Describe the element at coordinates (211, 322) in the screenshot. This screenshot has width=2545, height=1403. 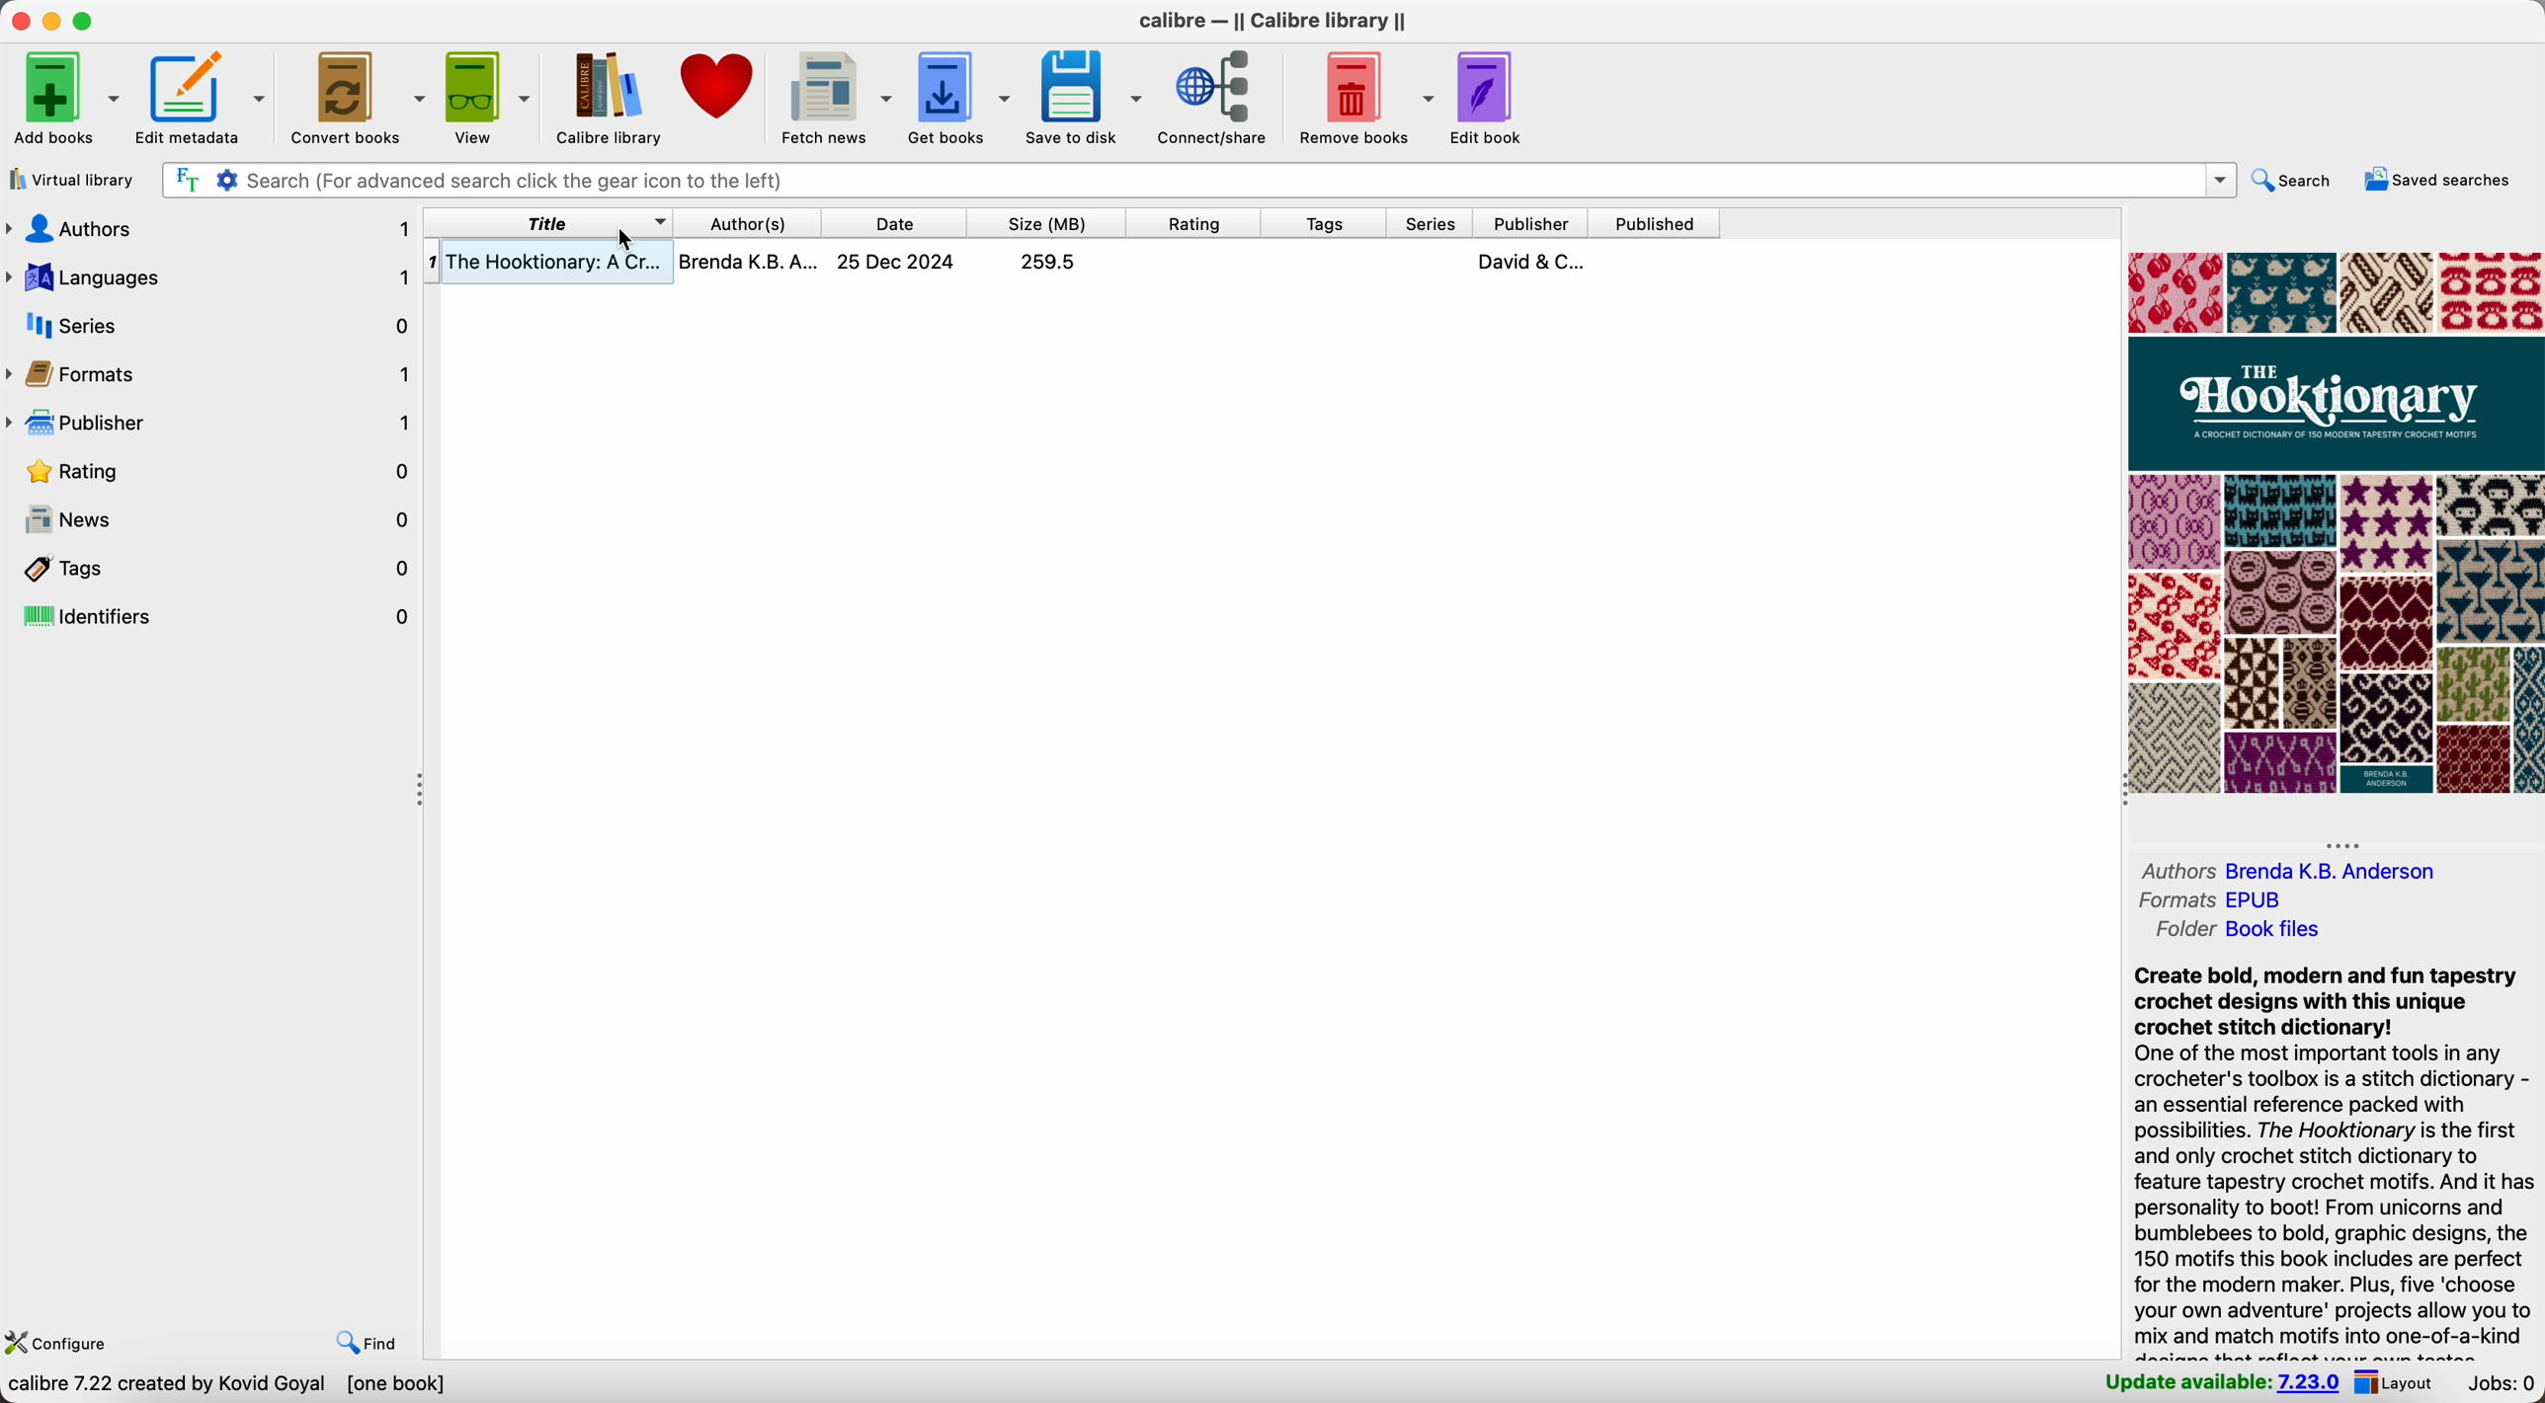
I see `series` at that location.